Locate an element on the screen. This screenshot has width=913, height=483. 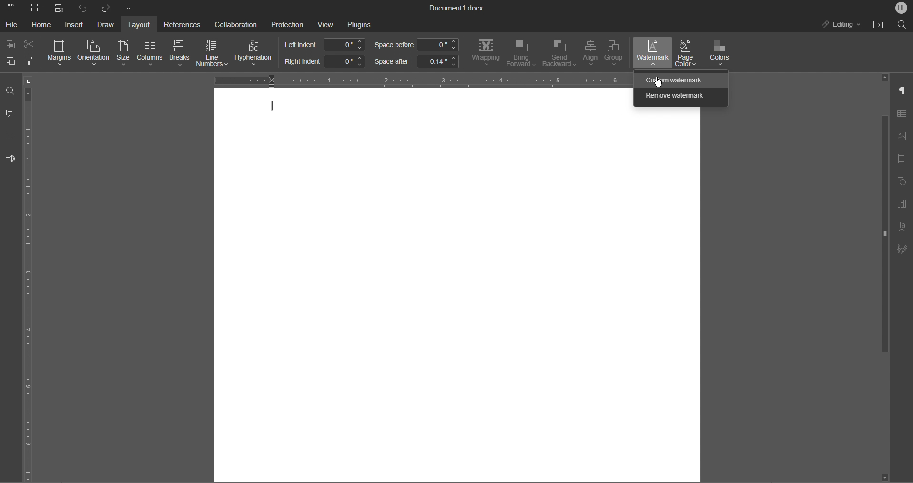
Right indent is located at coordinates (324, 61).